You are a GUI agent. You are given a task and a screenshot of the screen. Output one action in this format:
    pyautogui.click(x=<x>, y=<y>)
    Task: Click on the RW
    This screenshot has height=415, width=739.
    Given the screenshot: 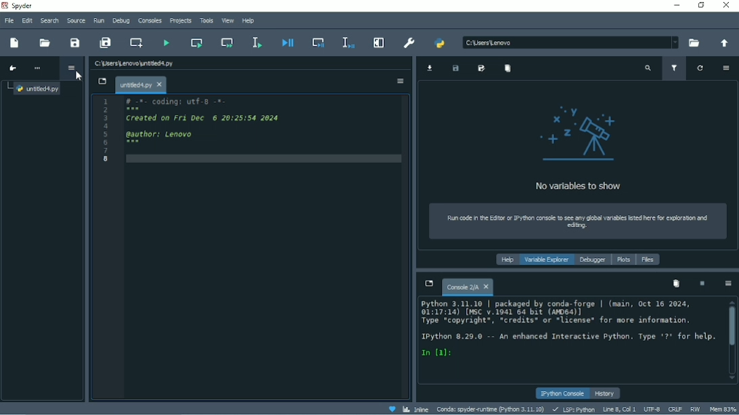 What is the action you would take?
    pyautogui.click(x=696, y=409)
    